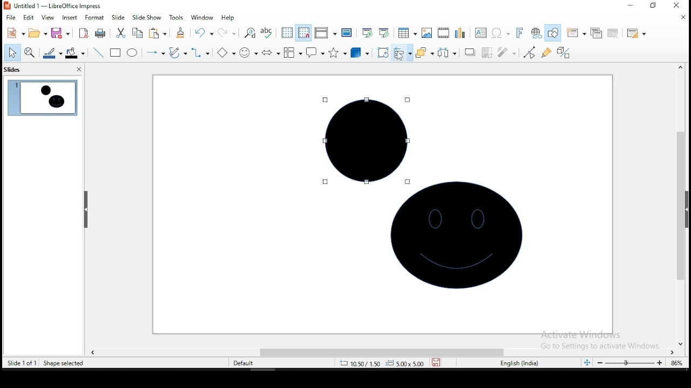 This screenshot has height=388, width=691. What do you see at coordinates (380, 351) in the screenshot?
I see `scroll bar` at bounding box center [380, 351].